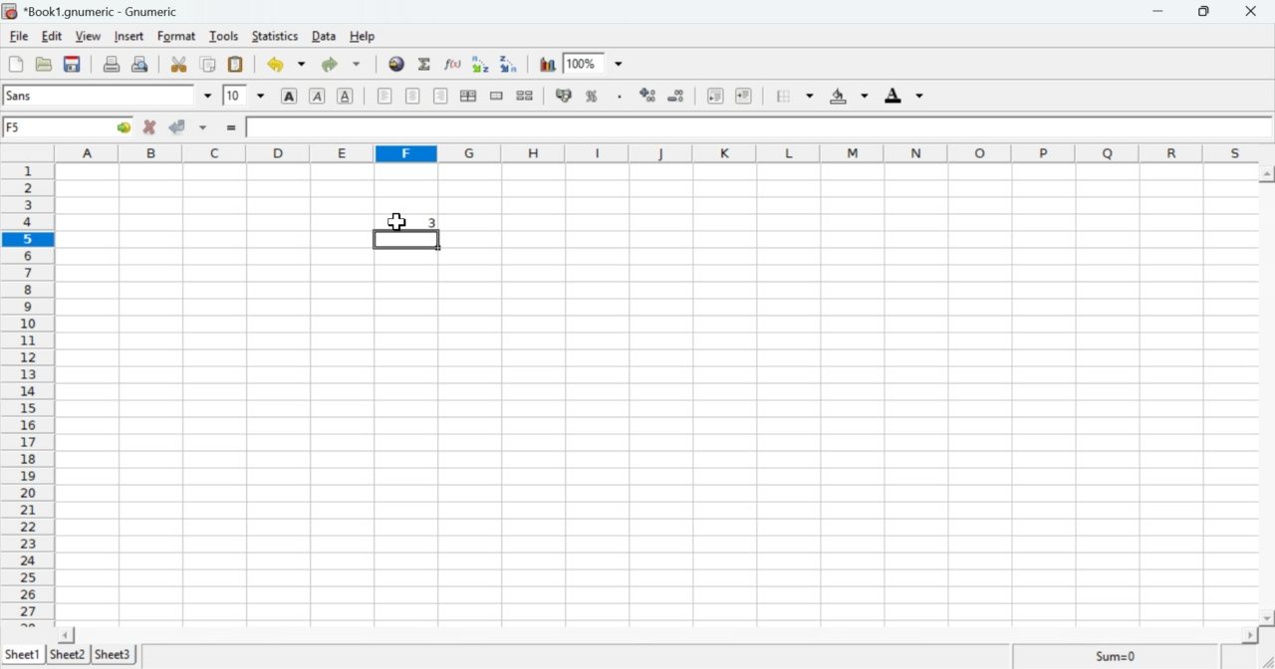  I want to click on Border, so click(787, 95).